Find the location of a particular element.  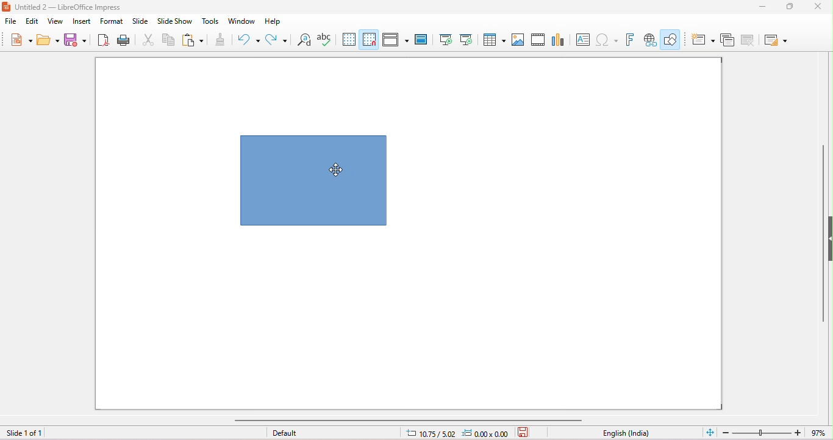

paste is located at coordinates (192, 38).